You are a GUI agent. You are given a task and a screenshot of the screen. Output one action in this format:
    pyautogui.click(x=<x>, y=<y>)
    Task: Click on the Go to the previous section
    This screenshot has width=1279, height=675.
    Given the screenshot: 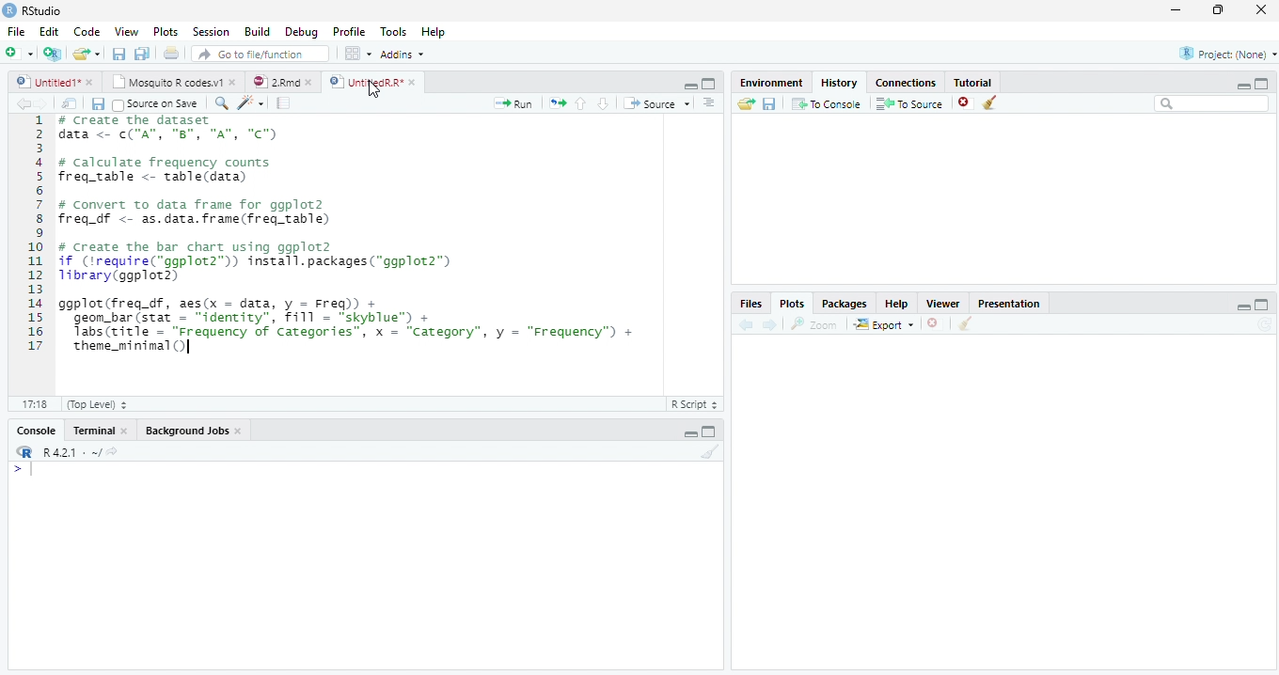 What is the action you would take?
    pyautogui.click(x=580, y=102)
    